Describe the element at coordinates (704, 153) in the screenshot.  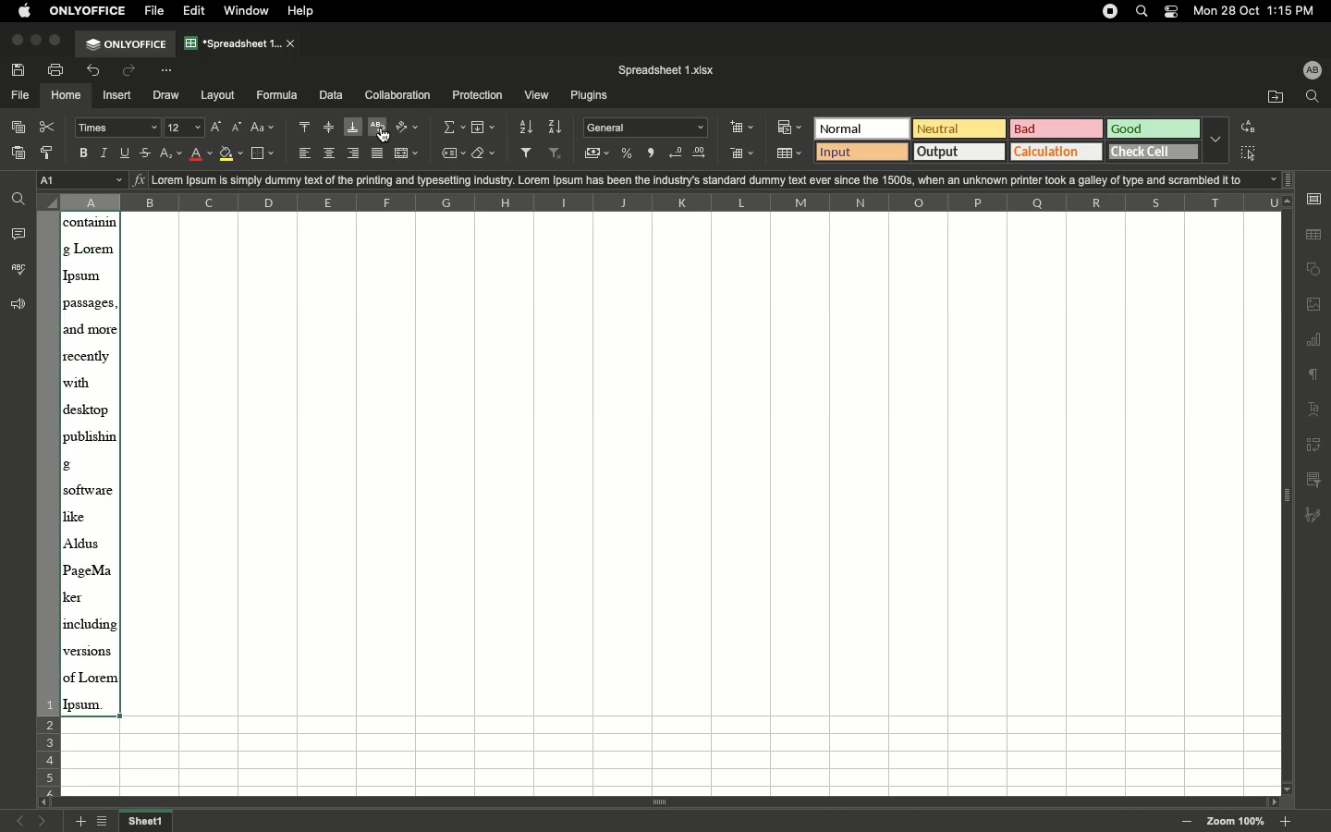
I see `Increase decimal ` at that location.